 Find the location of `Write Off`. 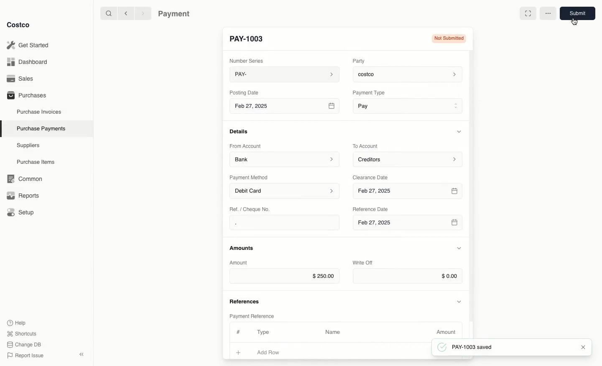

Write Off is located at coordinates (363, 263).